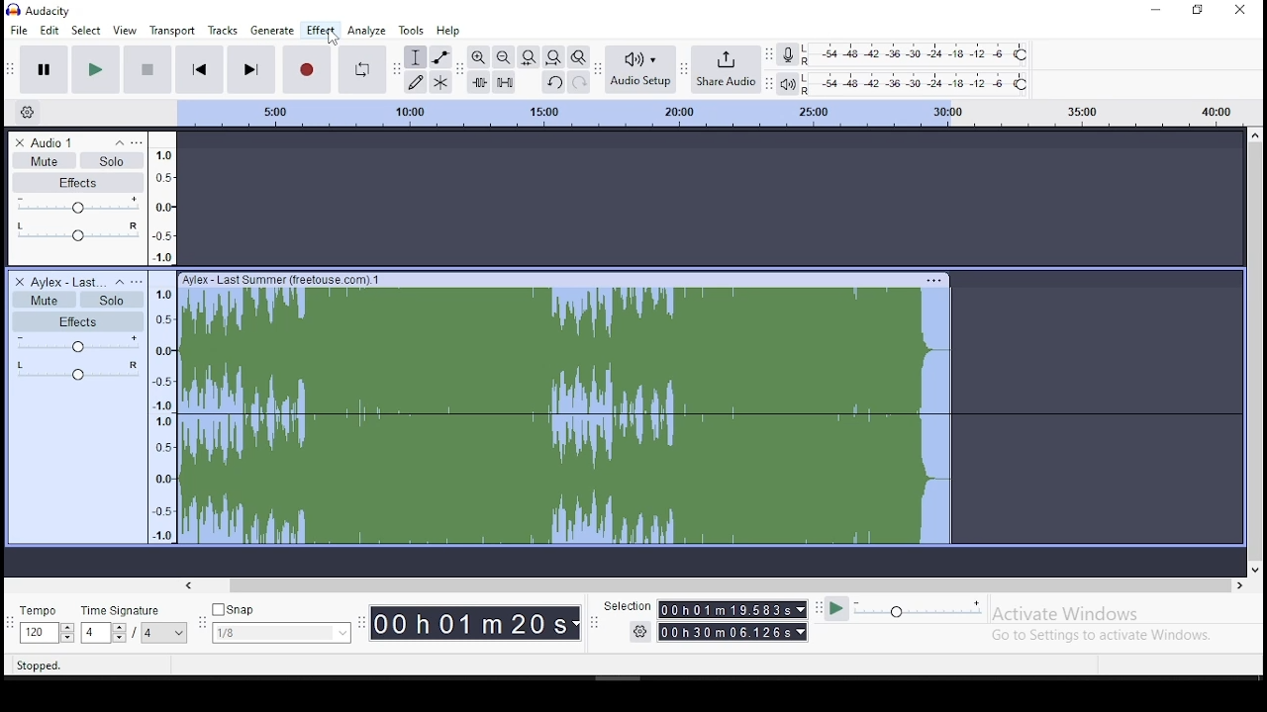 The height and width of the screenshot is (712, 1267). I want to click on audio track, so click(568, 411).